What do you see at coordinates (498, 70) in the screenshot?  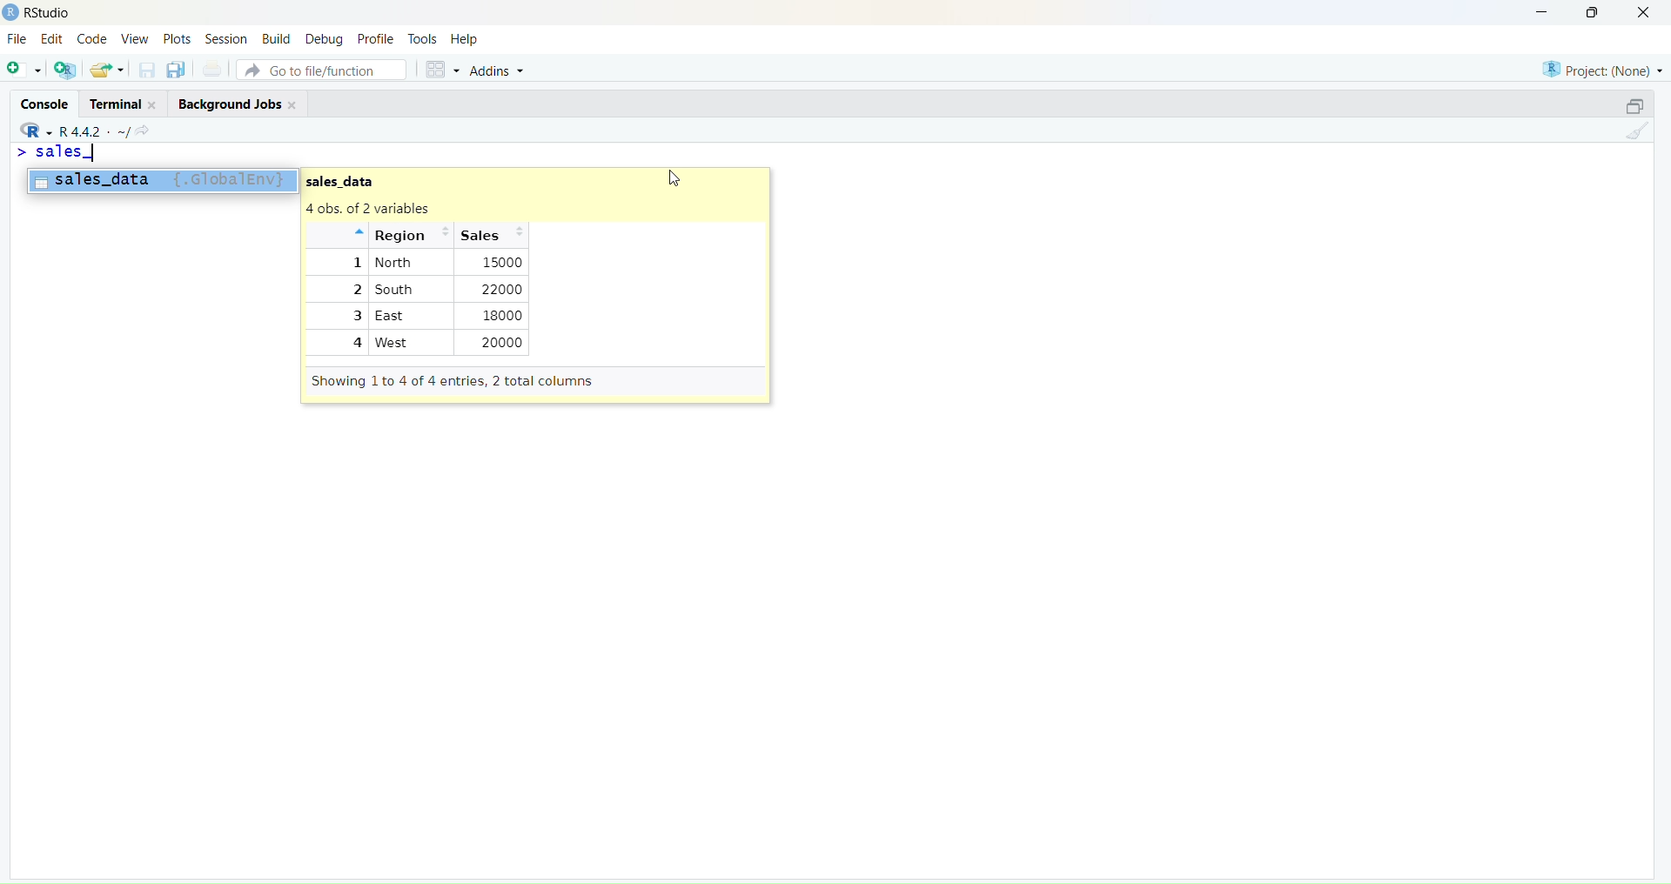 I see `Addins ~` at bounding box center [498, 70].